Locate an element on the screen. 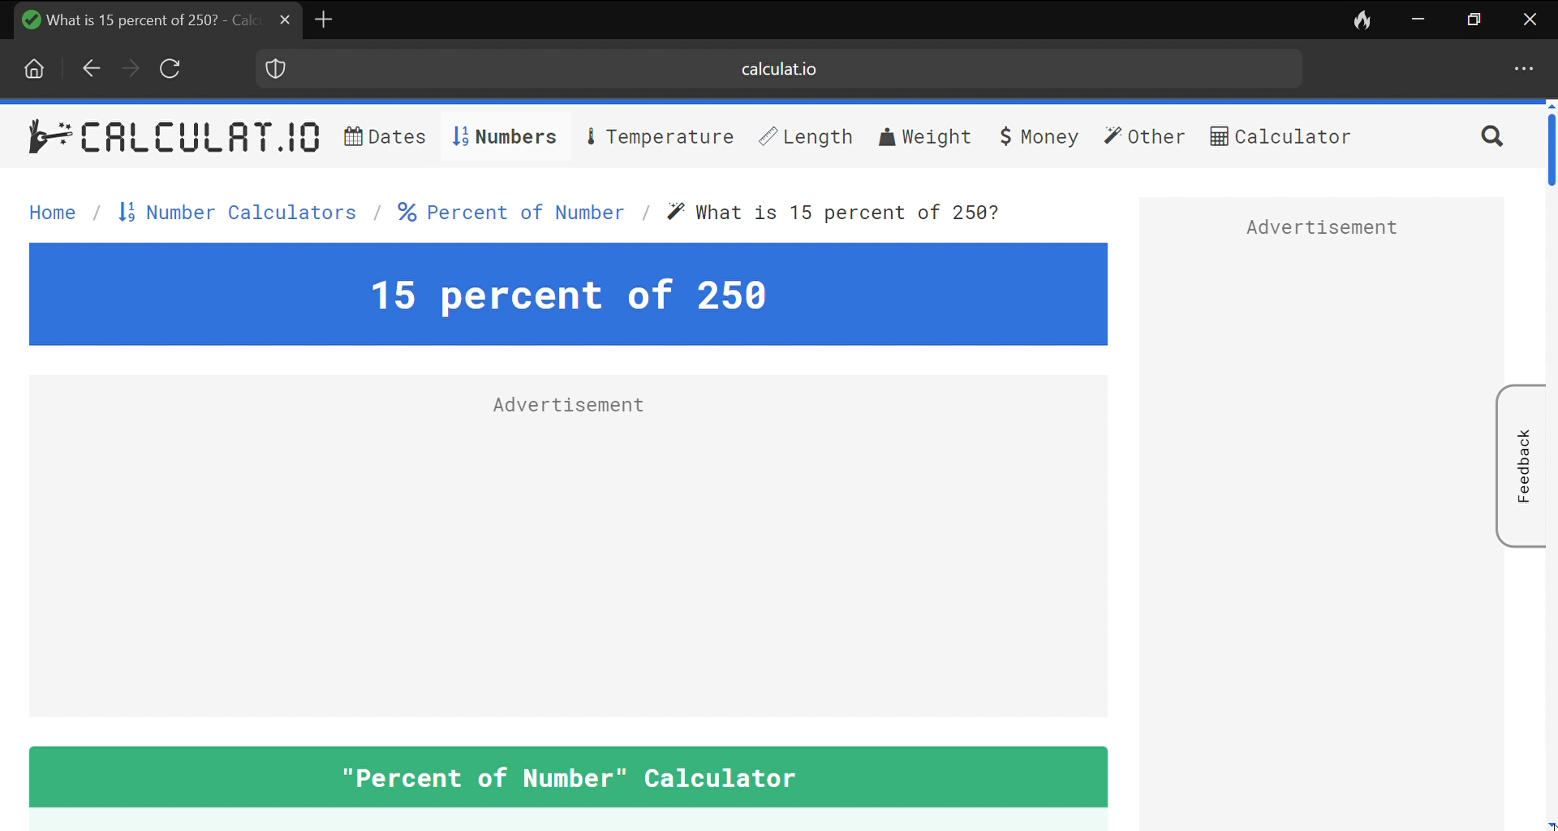  calculat.io logo is located at coordinates (48, 135).